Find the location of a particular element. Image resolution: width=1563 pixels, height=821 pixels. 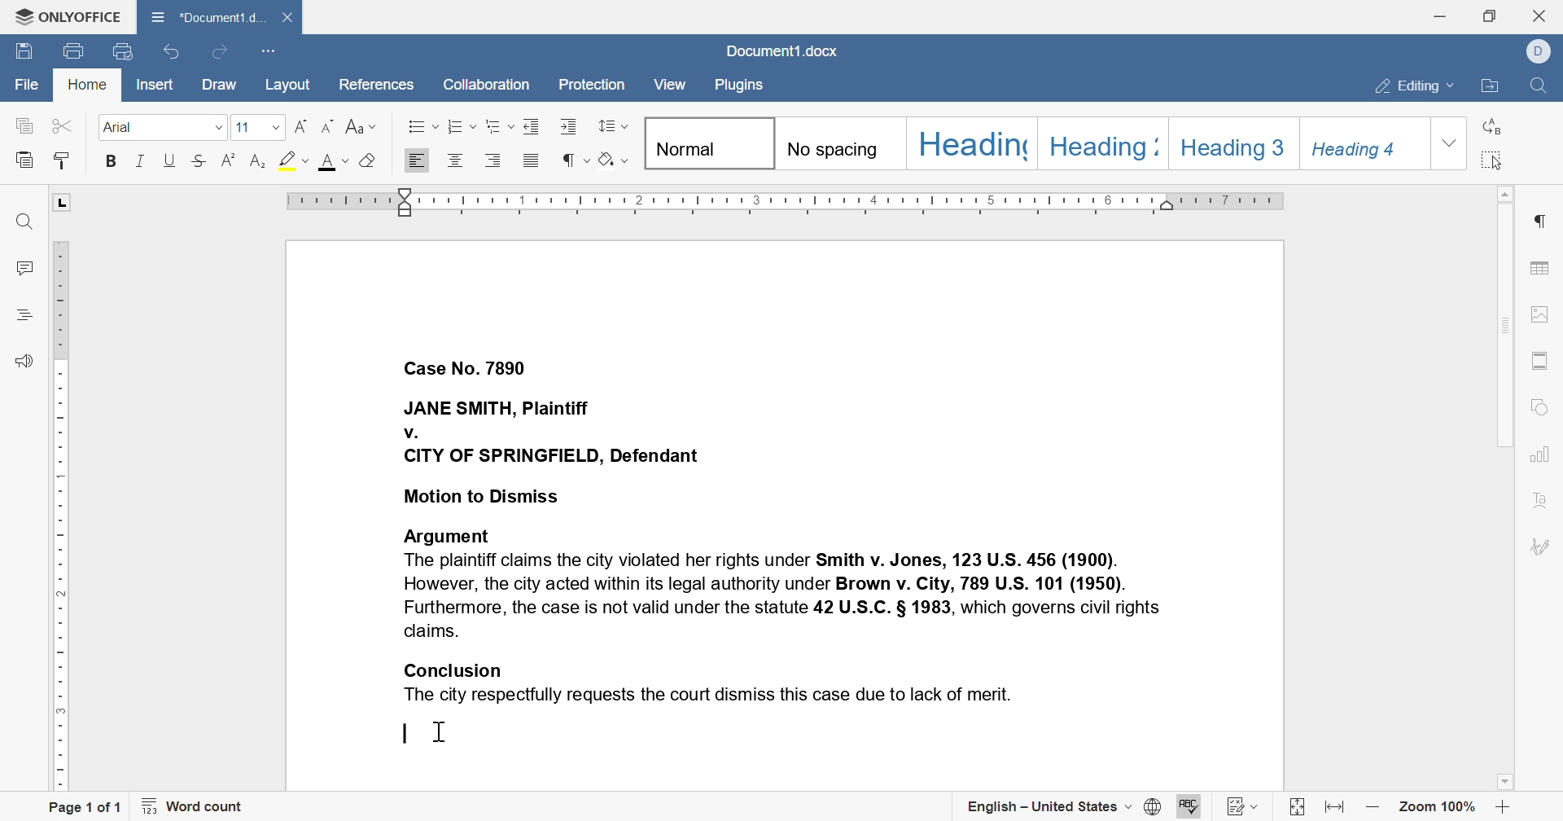

typing cursor is located at coordinates (404, 734).